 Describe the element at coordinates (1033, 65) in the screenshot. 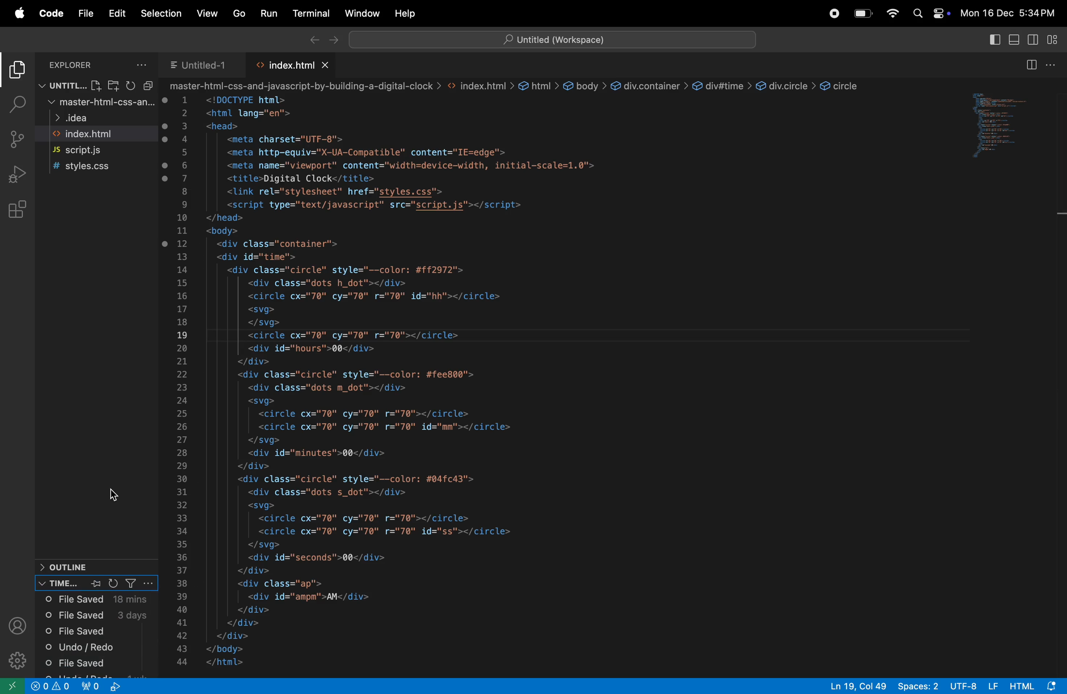

I see `split editor` at that location.